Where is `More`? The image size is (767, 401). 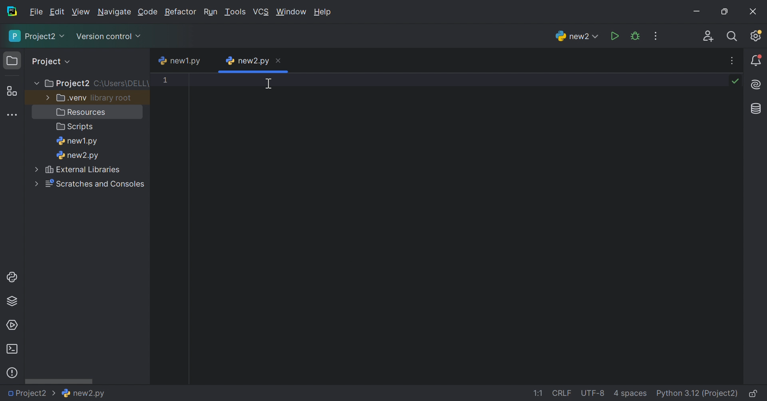 More is located at coordinates (34, 181).